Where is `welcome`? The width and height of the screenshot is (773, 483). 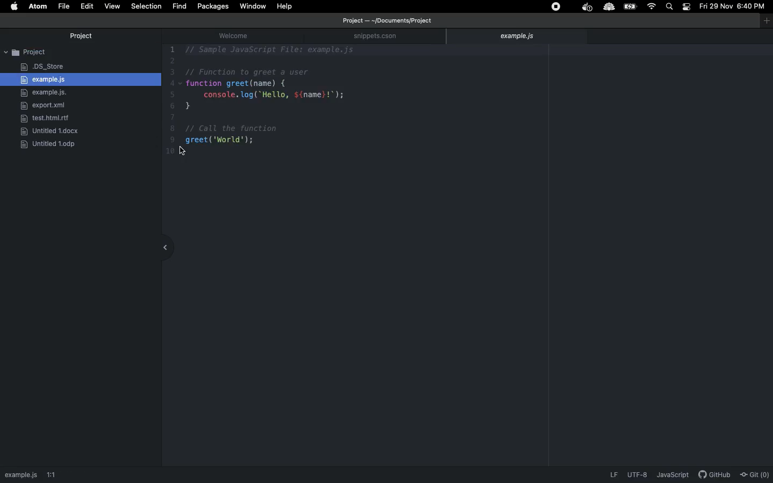 welcome is located at coordinates (241, 35).